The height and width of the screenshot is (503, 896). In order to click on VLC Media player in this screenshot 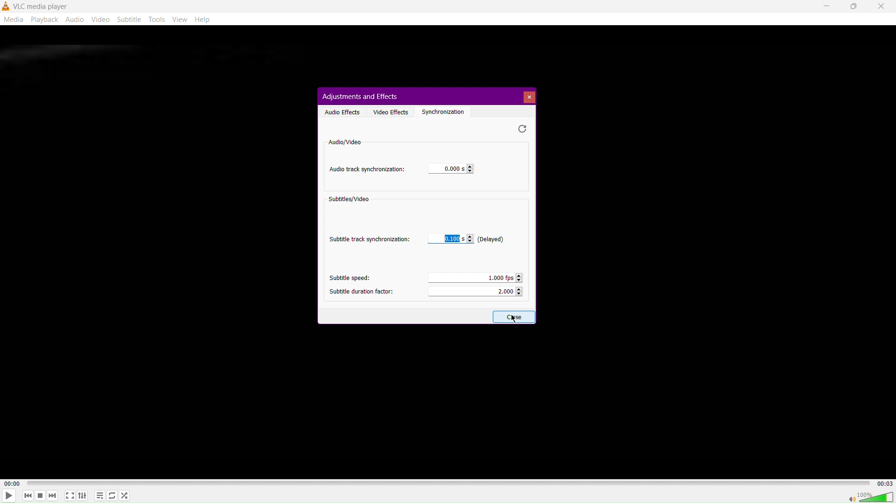, I will do `click(36, 6)`.